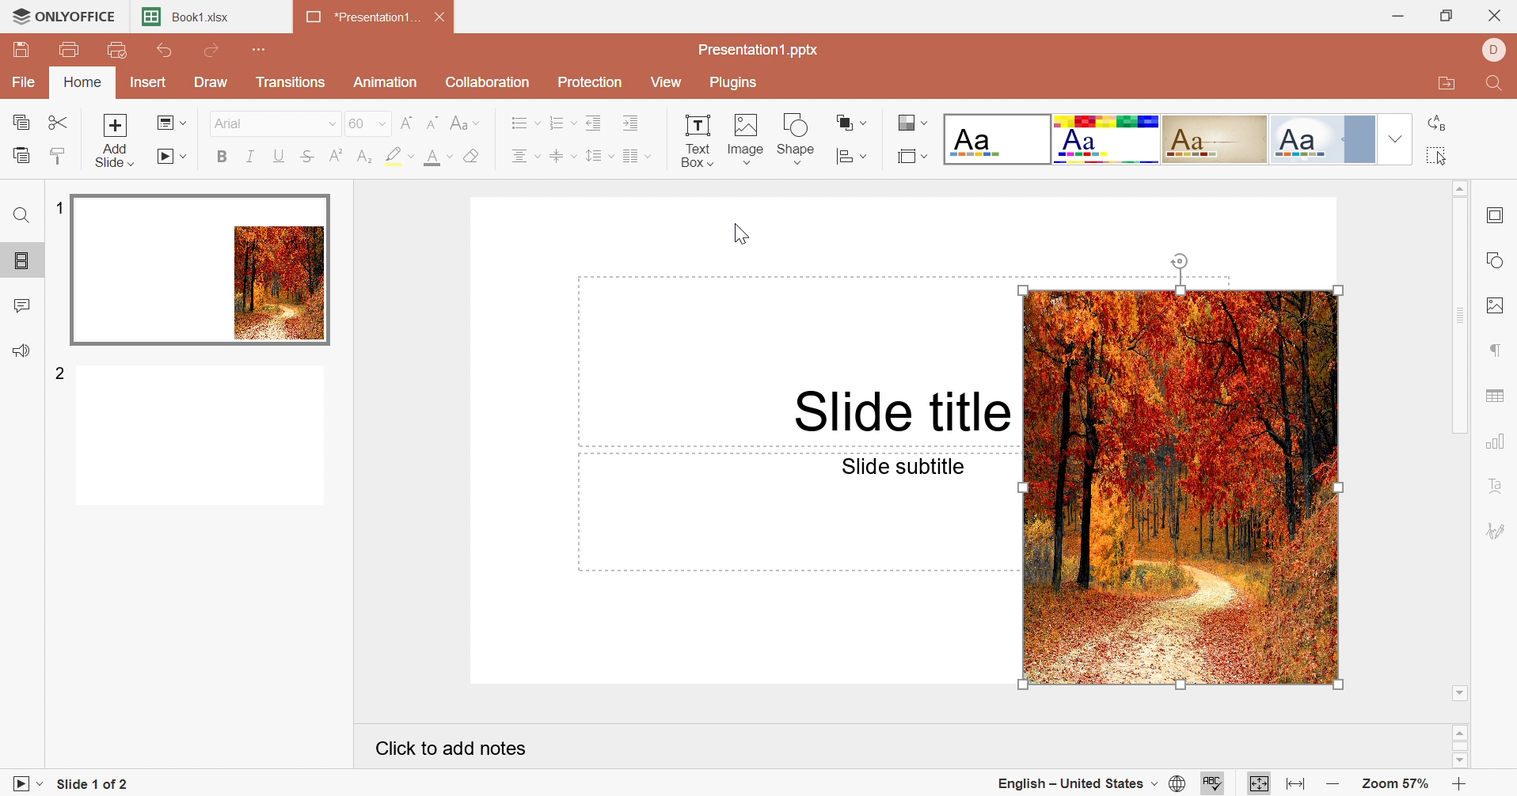 This screenshot has width=1517, height=796. Describe the element at coordinates (1443, 86) in the screenshot. I see `Open file location` at that location.